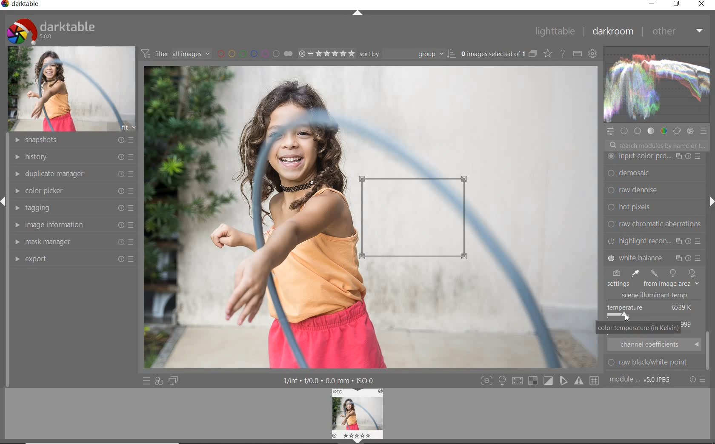  I want to click on watermark, so click(654, 157).